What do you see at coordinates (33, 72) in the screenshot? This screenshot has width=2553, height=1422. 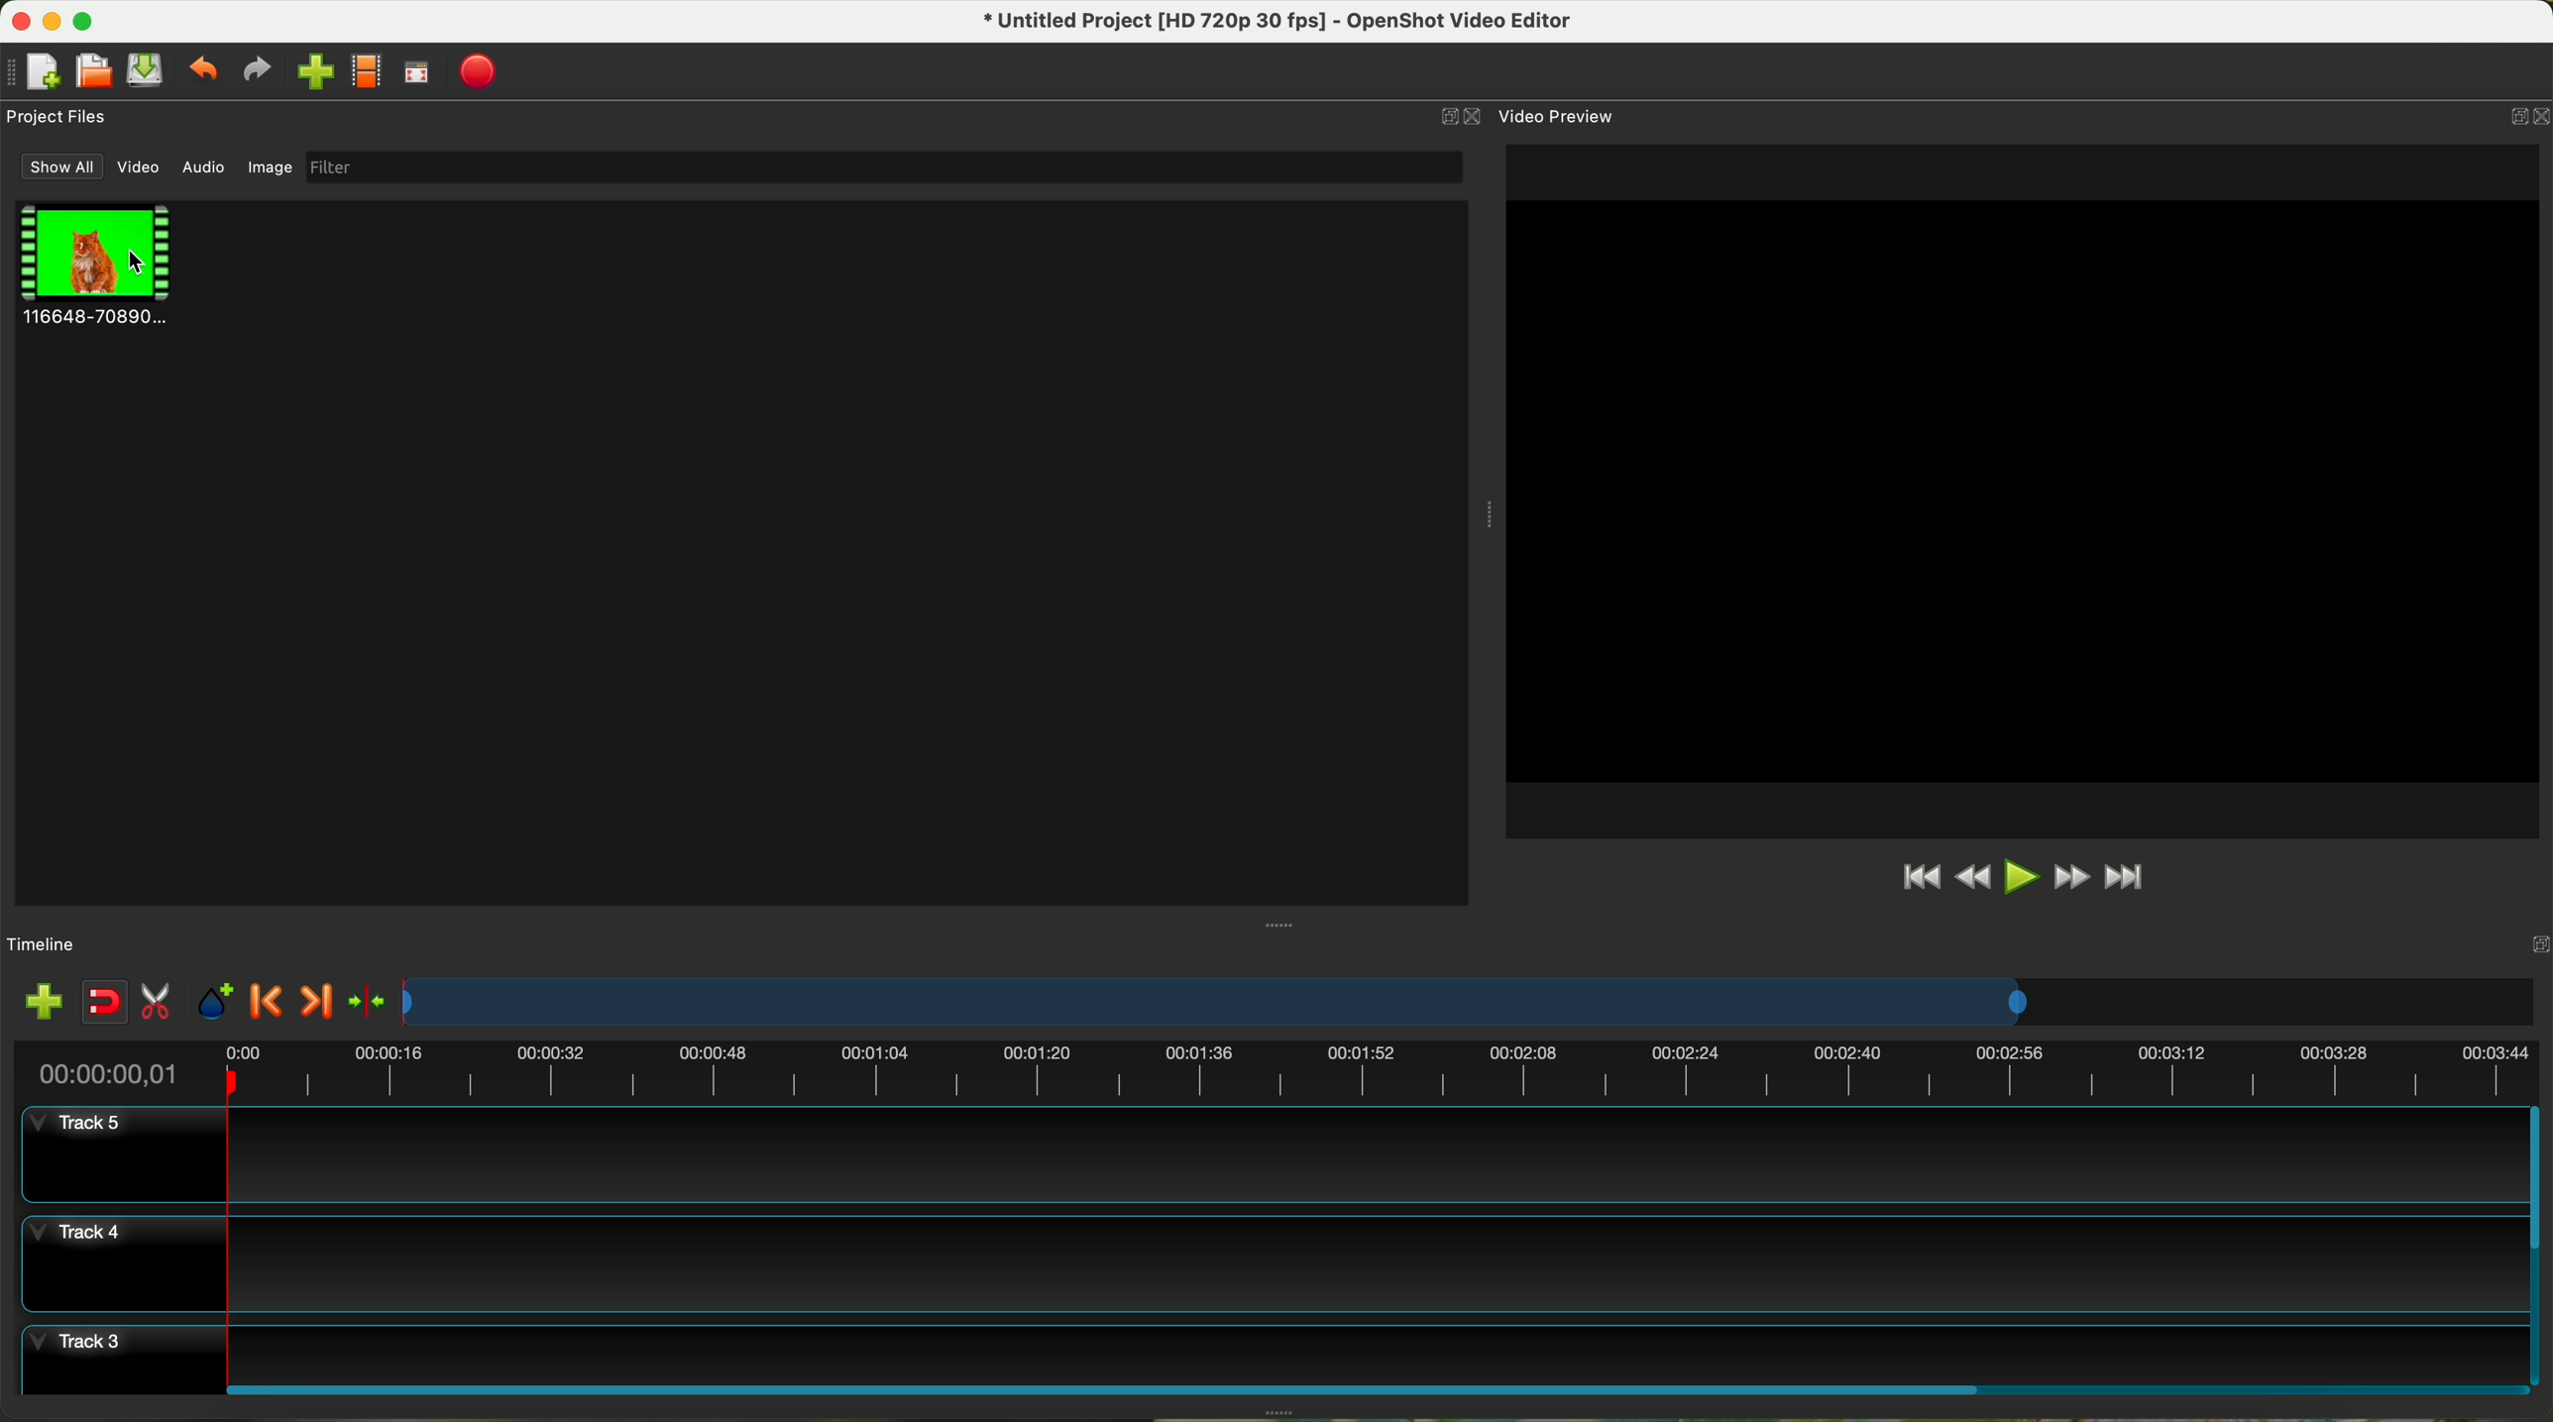 I see `new project` at bounding box center [33, 72].